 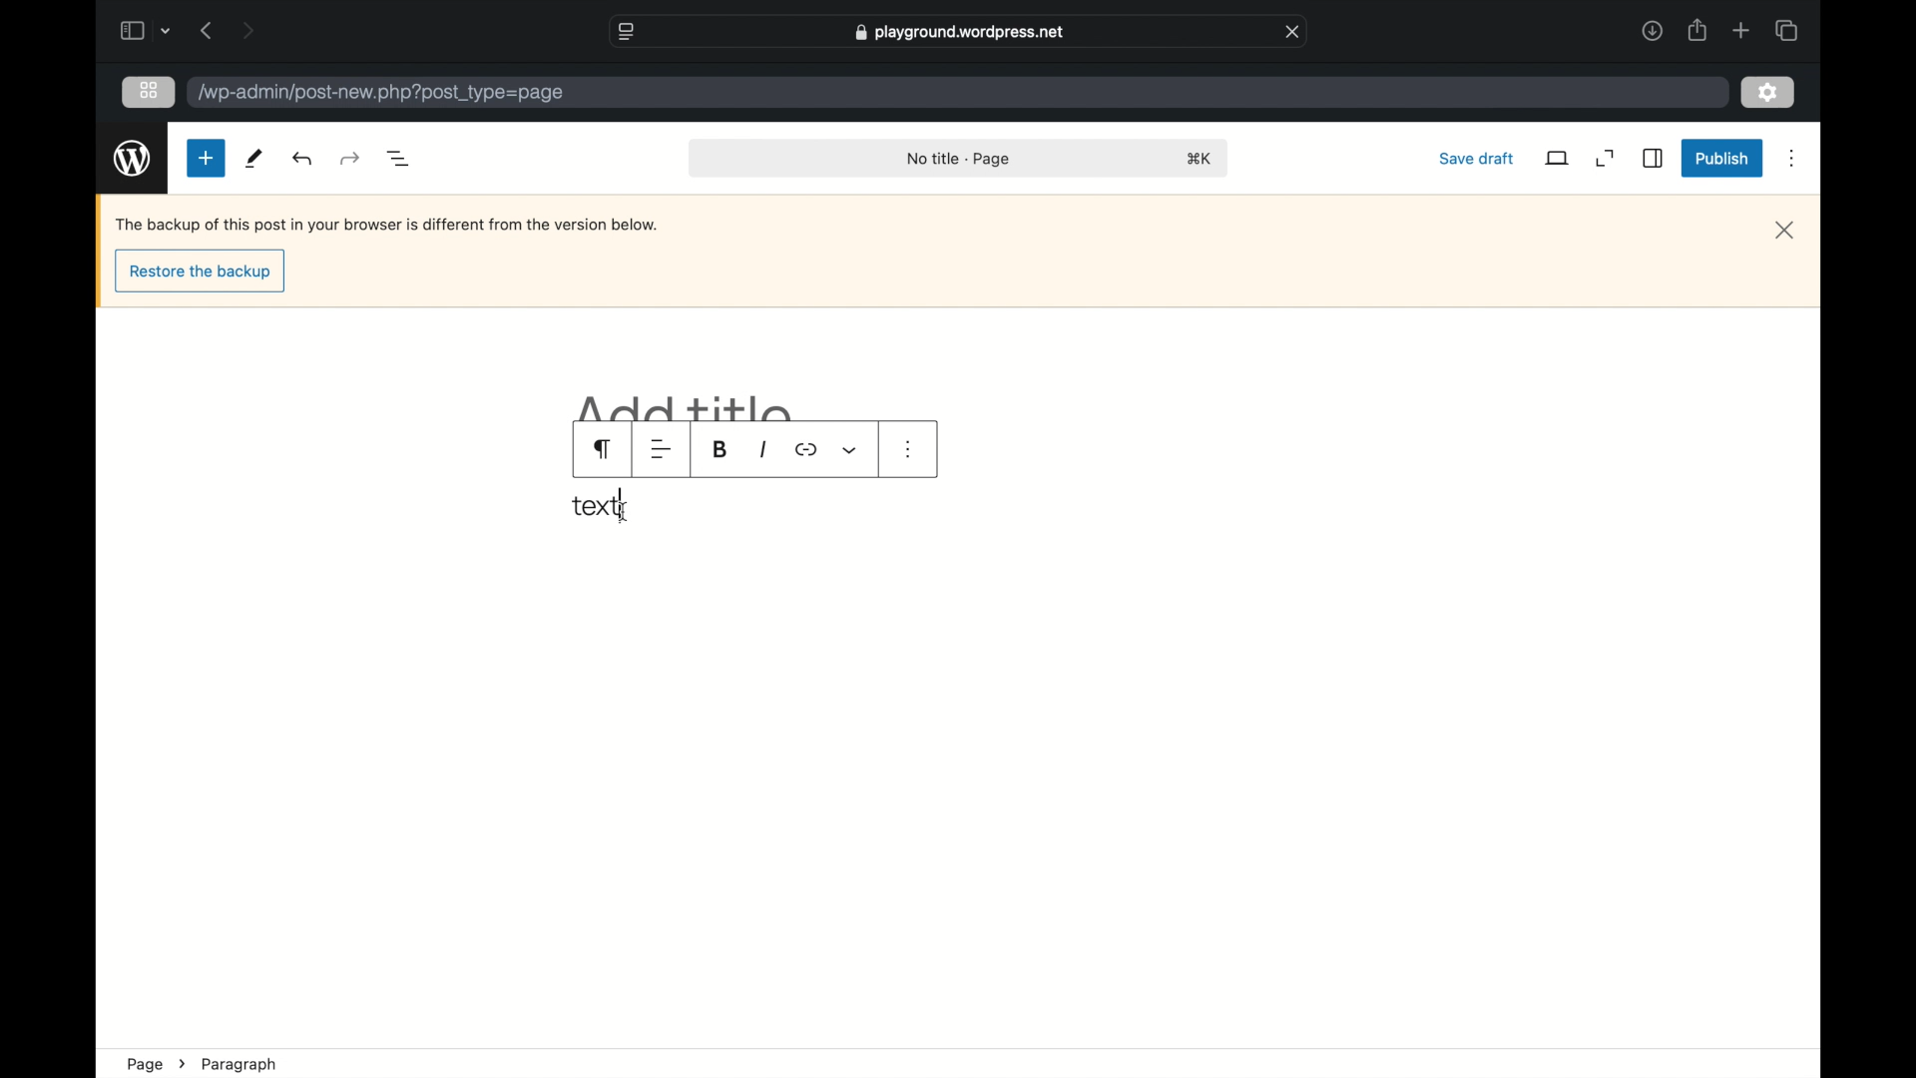 I want to click on wordpress, so click(x=132, y=158).